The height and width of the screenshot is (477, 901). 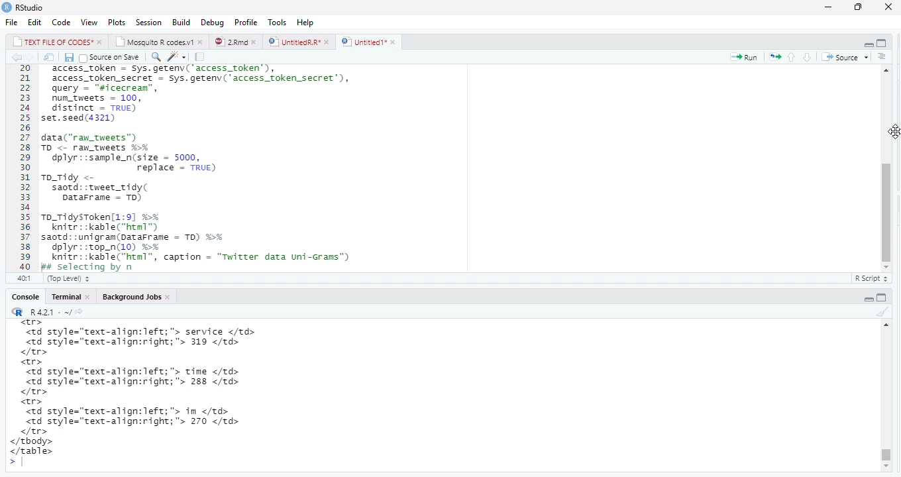 I want to click on Teominal, so click(x=70, y=295).